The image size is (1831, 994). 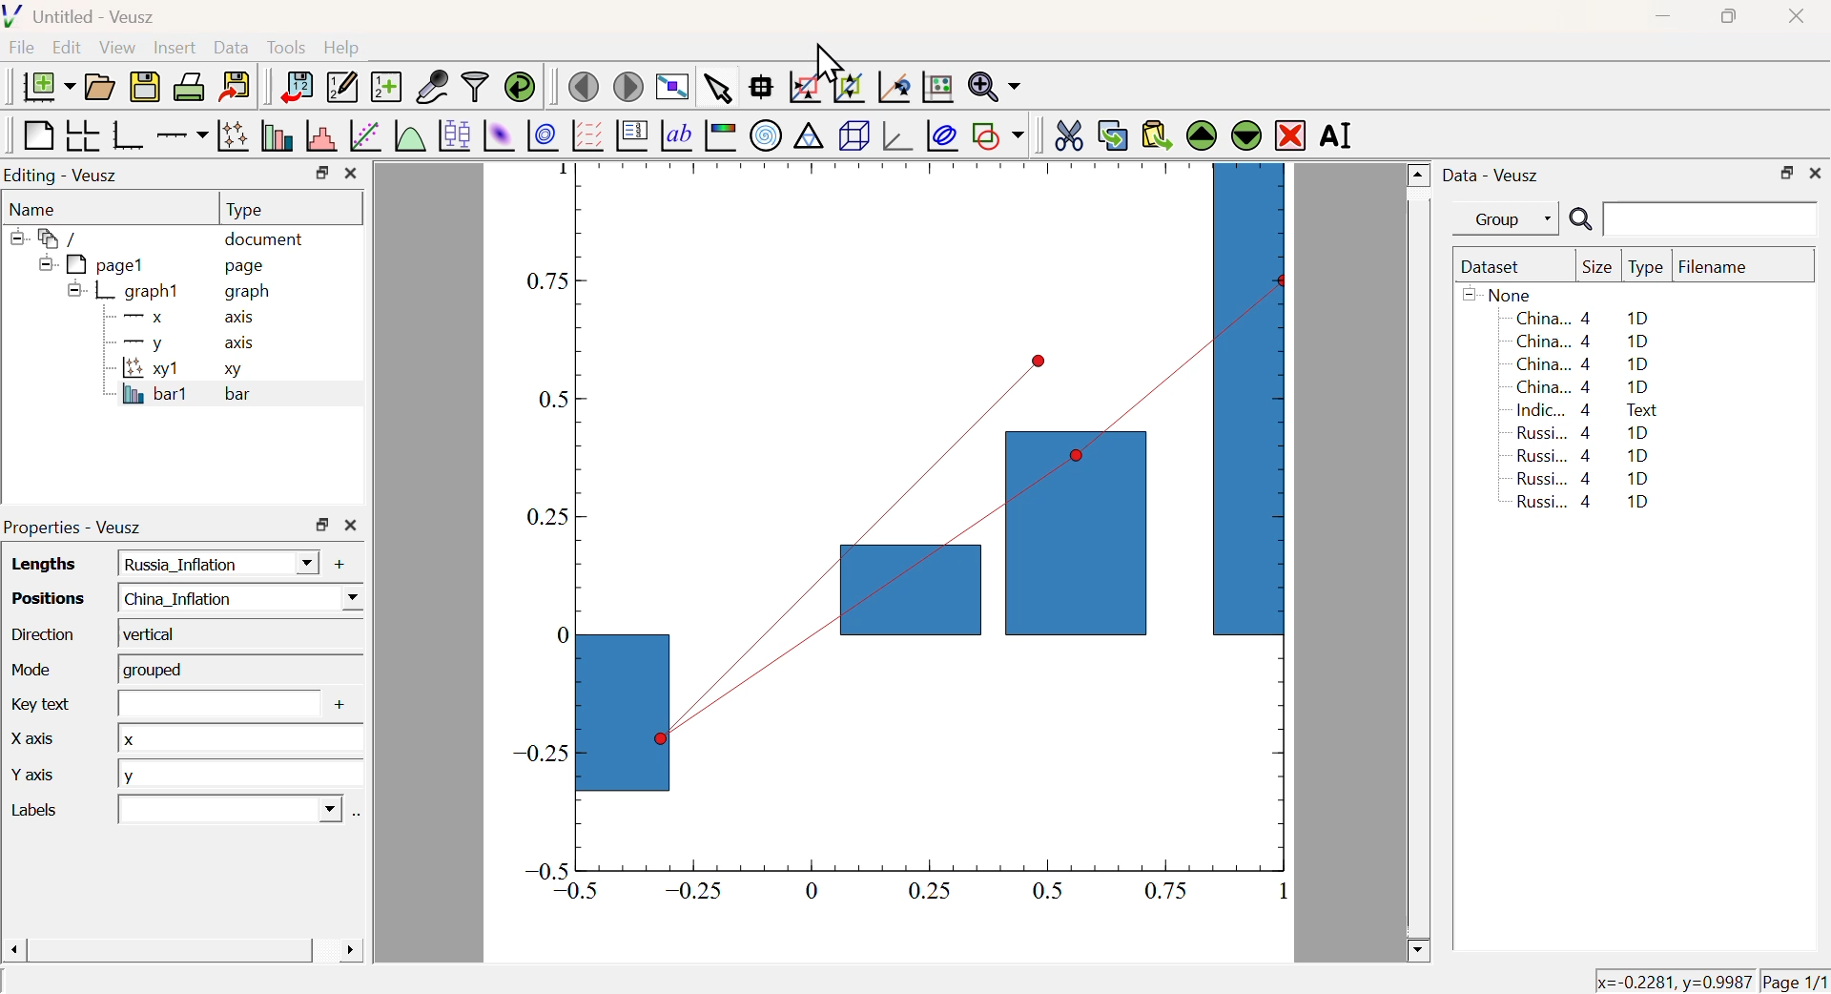 I want to click on X axis, so click(x=180, y=318).